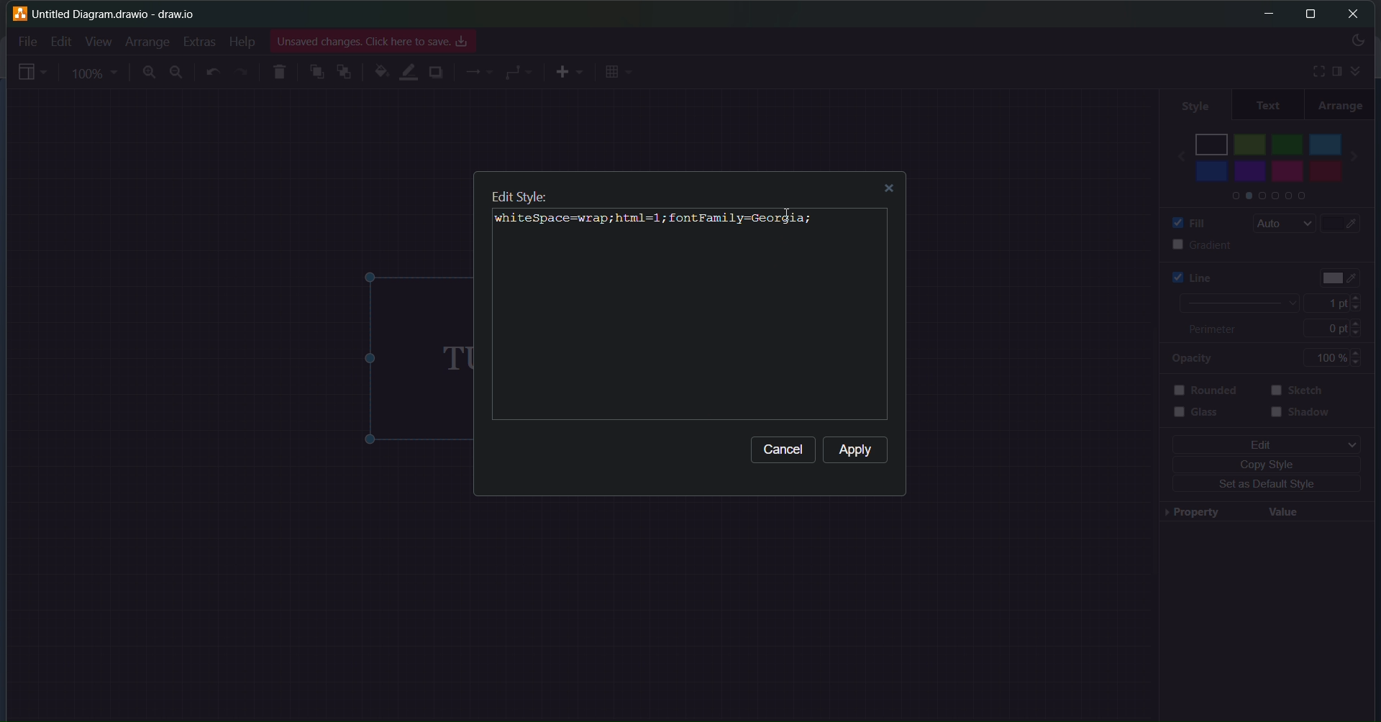 This screenshot has width=1381, height=722. I want to click on grid, so click(620, 72).